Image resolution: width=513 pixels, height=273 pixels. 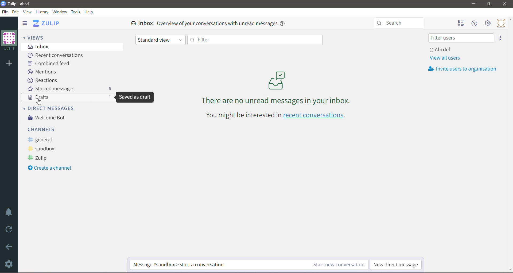 What do you see at coordinates (475, 24) in the screenshot?
I see `Hide Menu` at bounding box center [475, 24].